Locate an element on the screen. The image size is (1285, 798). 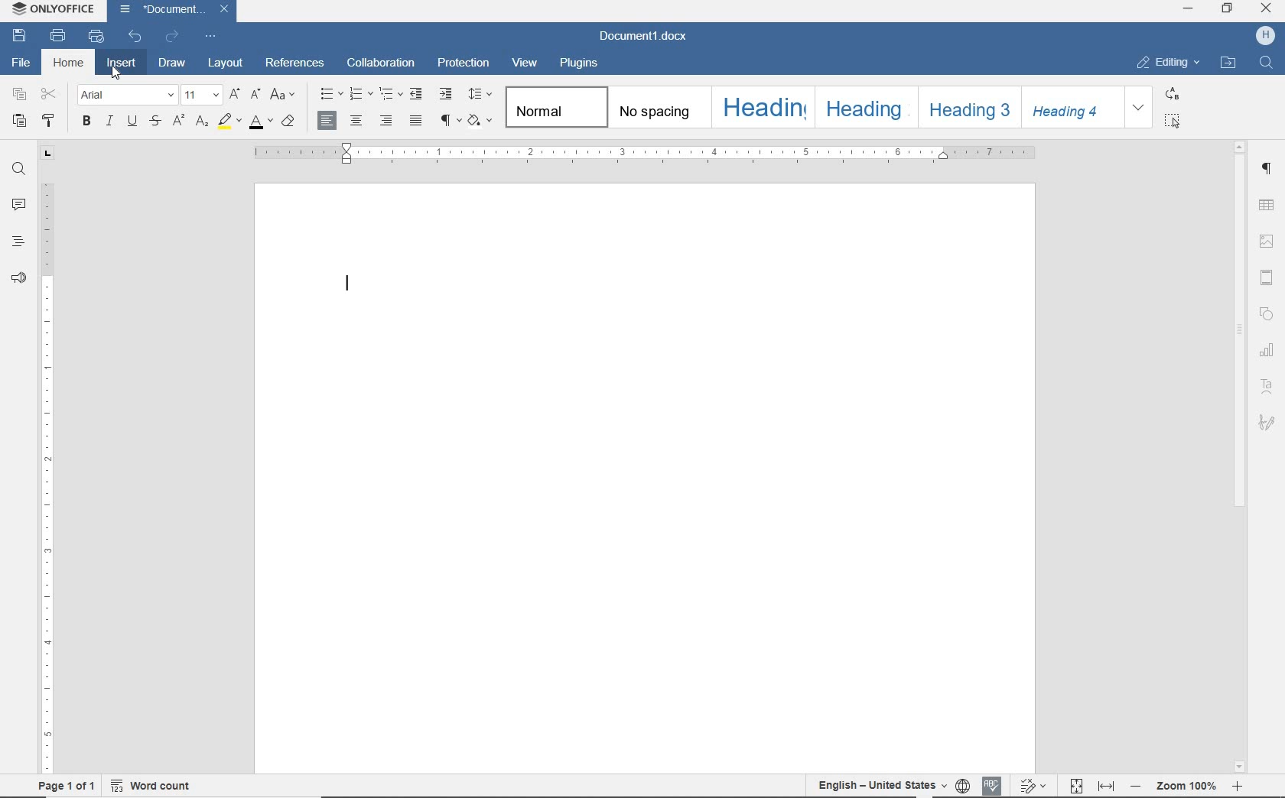
signature is located at coordinates (1270, 424).